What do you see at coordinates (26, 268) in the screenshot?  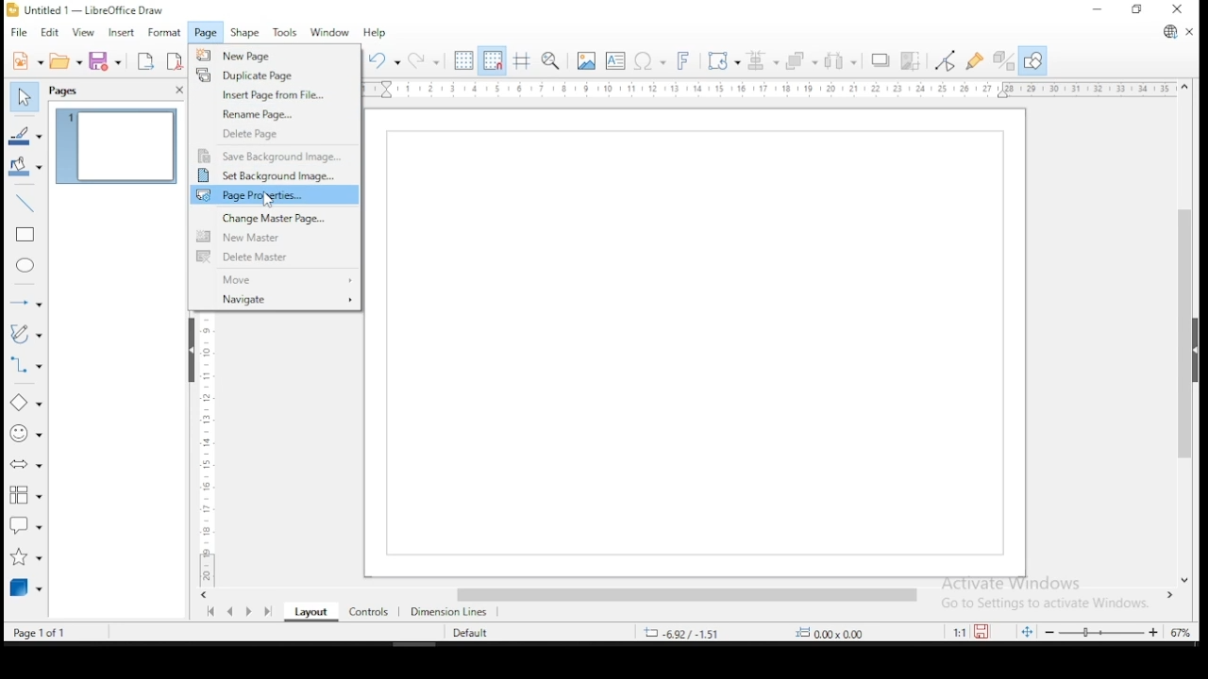 I see `ellipse` at bounding box center [26, 268].